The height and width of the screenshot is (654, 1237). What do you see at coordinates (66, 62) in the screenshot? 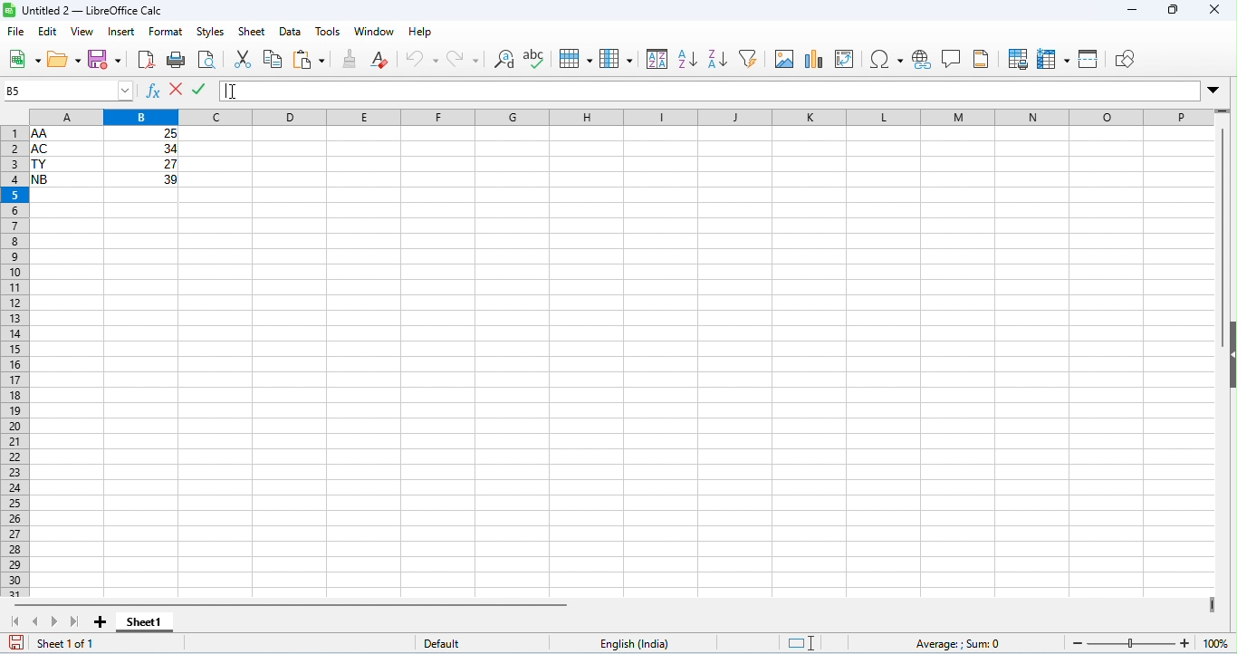
I see `open` at bounding box center [66, 62].